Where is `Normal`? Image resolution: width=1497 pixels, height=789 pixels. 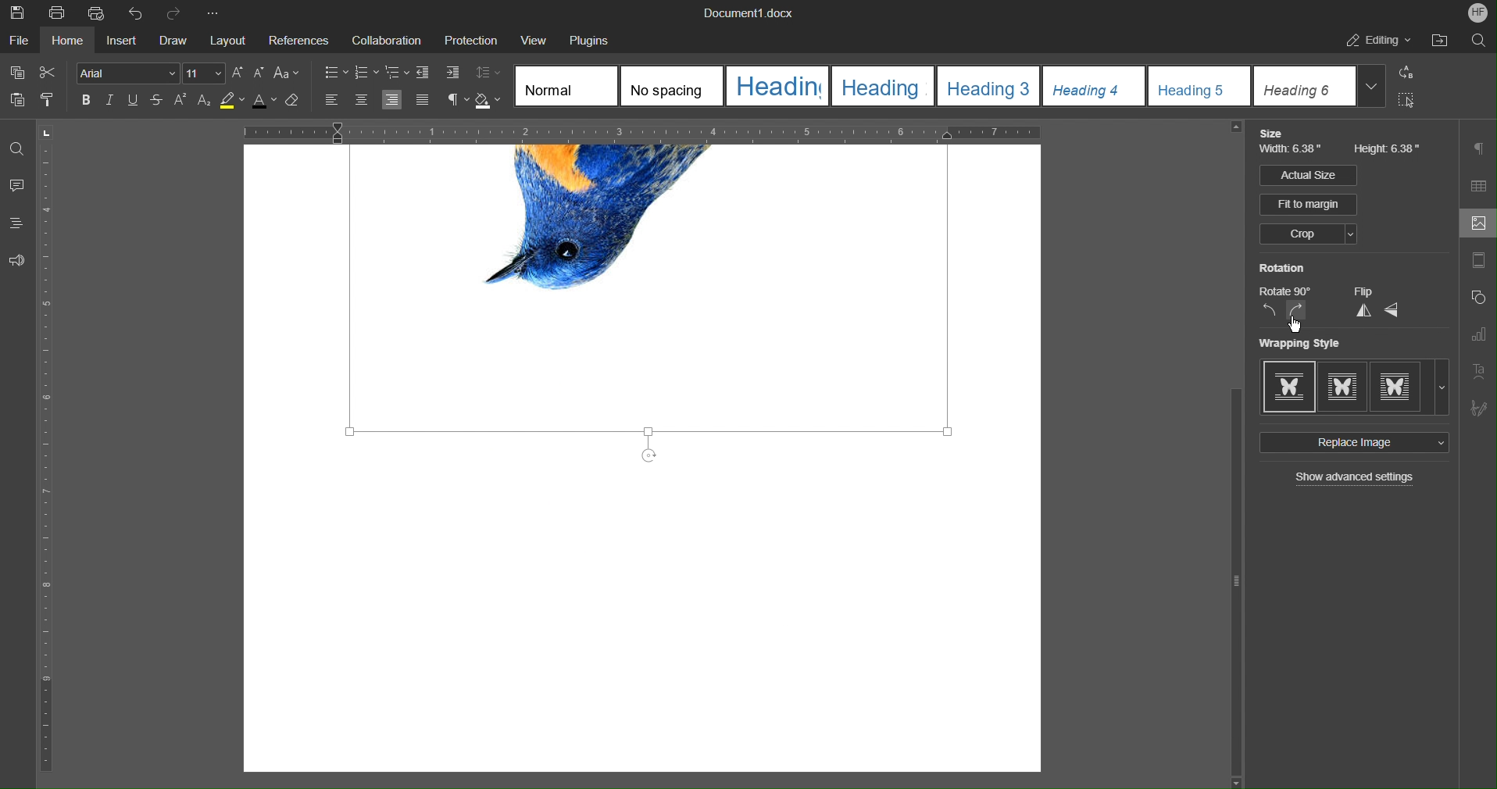 Normal is located at coordinates (566, 84).